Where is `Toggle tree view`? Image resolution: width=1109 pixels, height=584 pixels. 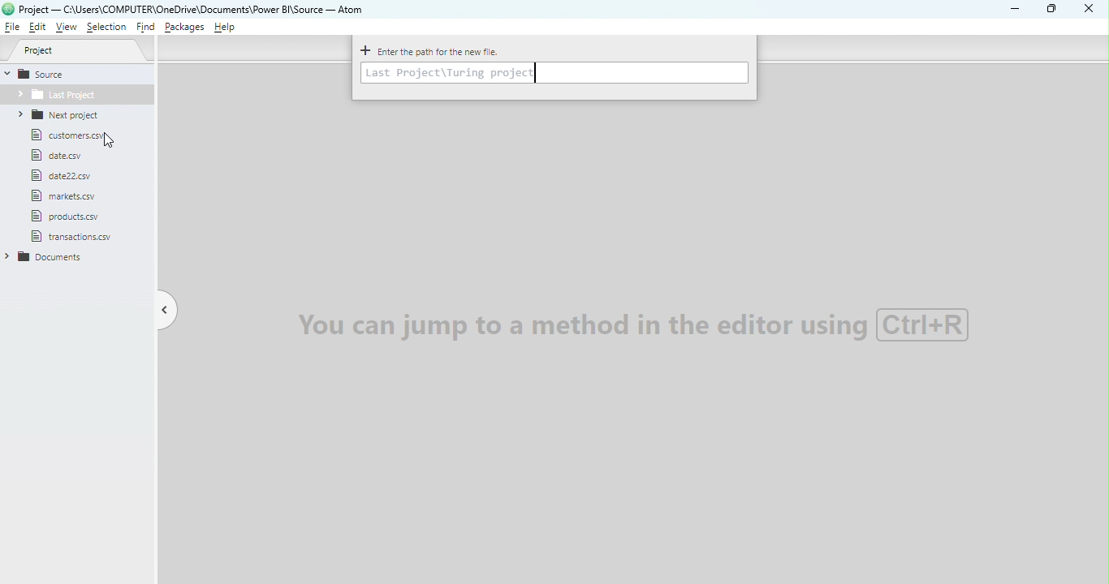
Toggle tree view is located at coordinates (167, 311).